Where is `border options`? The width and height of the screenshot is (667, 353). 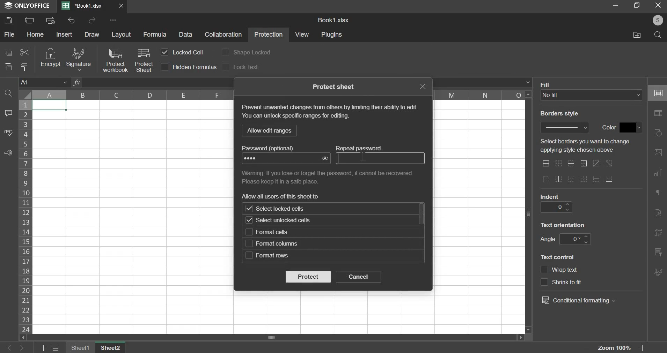
border options is located at coordinates (597, 179).